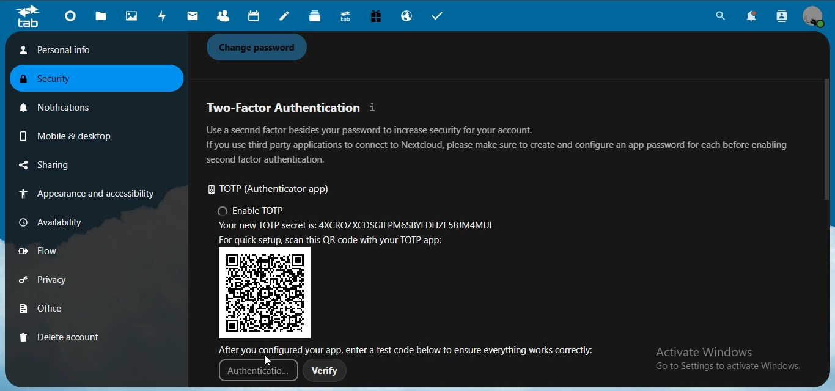 The width and height of the screenshot is (835, 391). Describe the element at coordinates (782, 16) in the screenshot. I see `search contacts` at that location.